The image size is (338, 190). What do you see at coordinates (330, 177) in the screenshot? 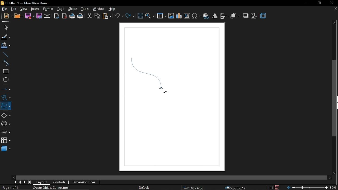
I see `move right` at bounding box center [330, 177].